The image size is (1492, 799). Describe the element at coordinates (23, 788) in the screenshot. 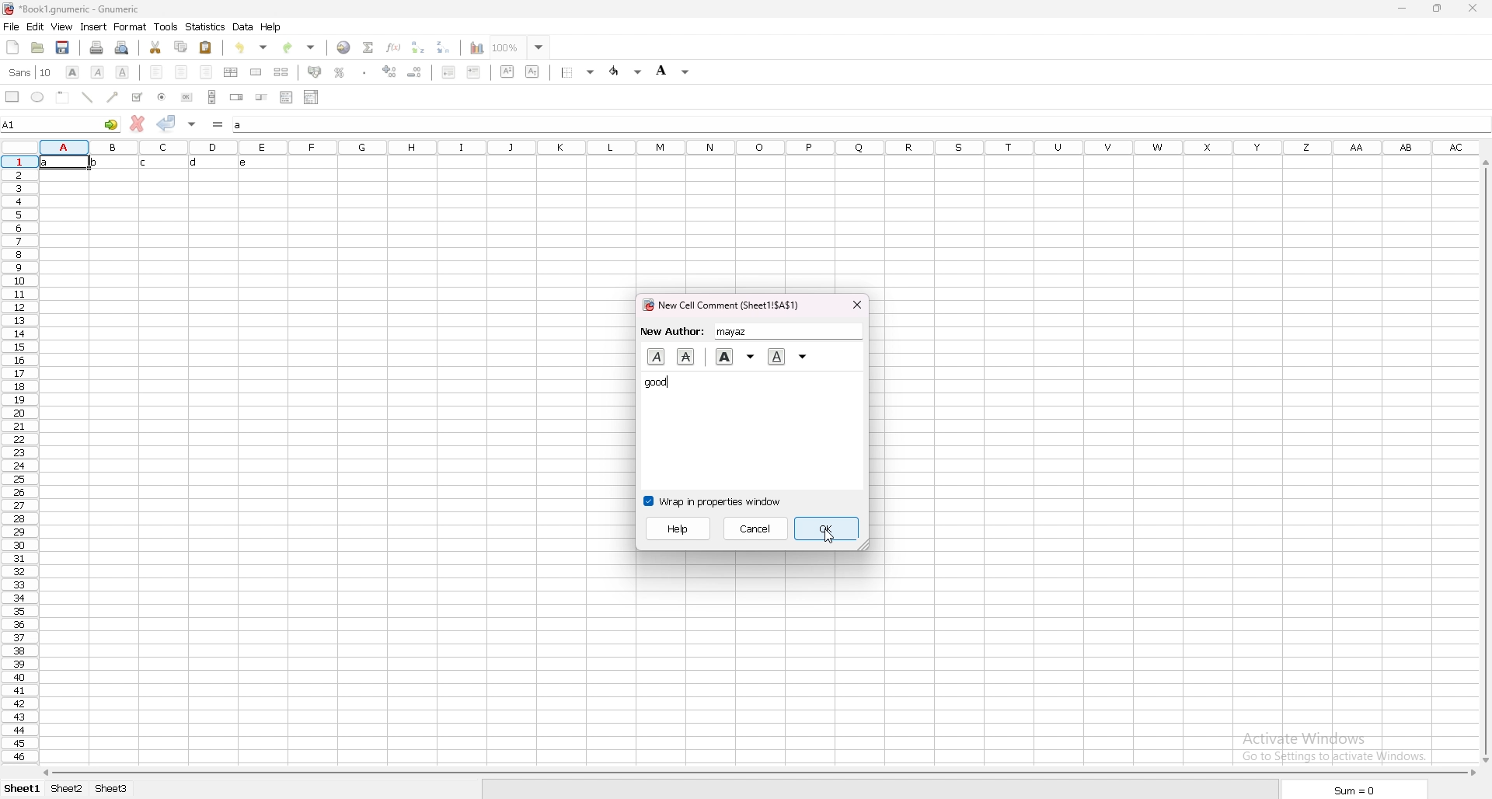

I see `sheet 1` at that location.